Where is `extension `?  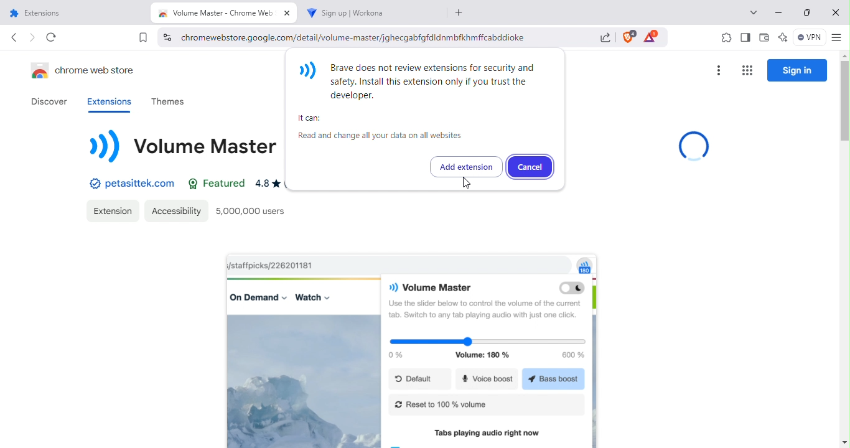
extension  is located at coordinates (112, 210).